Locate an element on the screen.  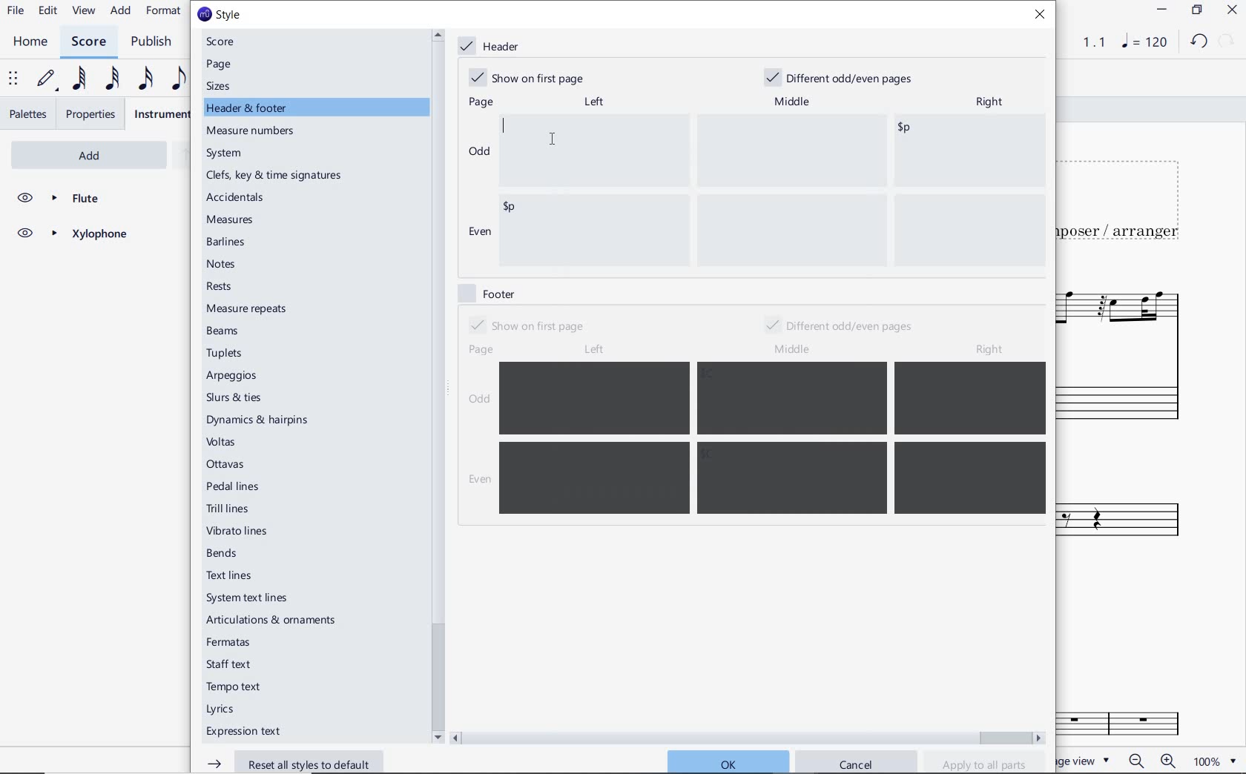
left is located at coordinates (593, 102).